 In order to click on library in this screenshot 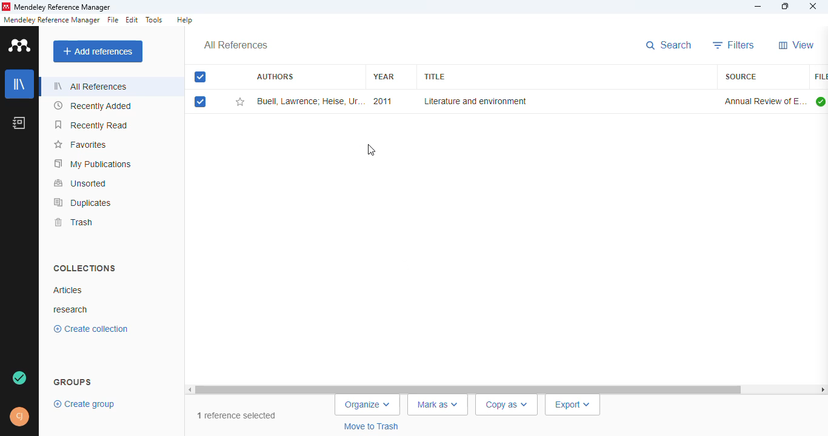, I will do `click(19, 84)`.